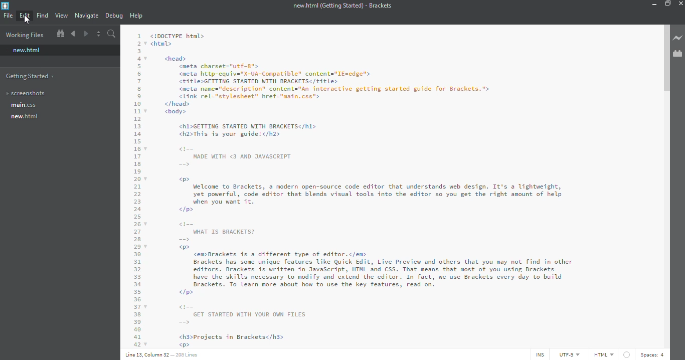  I want to click on new.html (Getting Started) - Brackets, so click(342, 6).